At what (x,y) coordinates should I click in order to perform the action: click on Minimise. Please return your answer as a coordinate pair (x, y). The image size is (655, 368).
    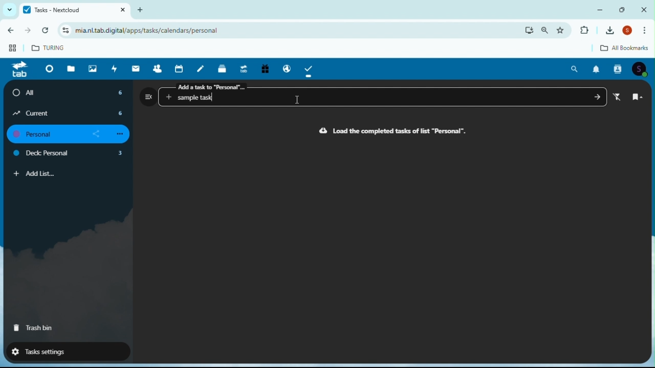
    Looking at the image, I should click on (602, 9).